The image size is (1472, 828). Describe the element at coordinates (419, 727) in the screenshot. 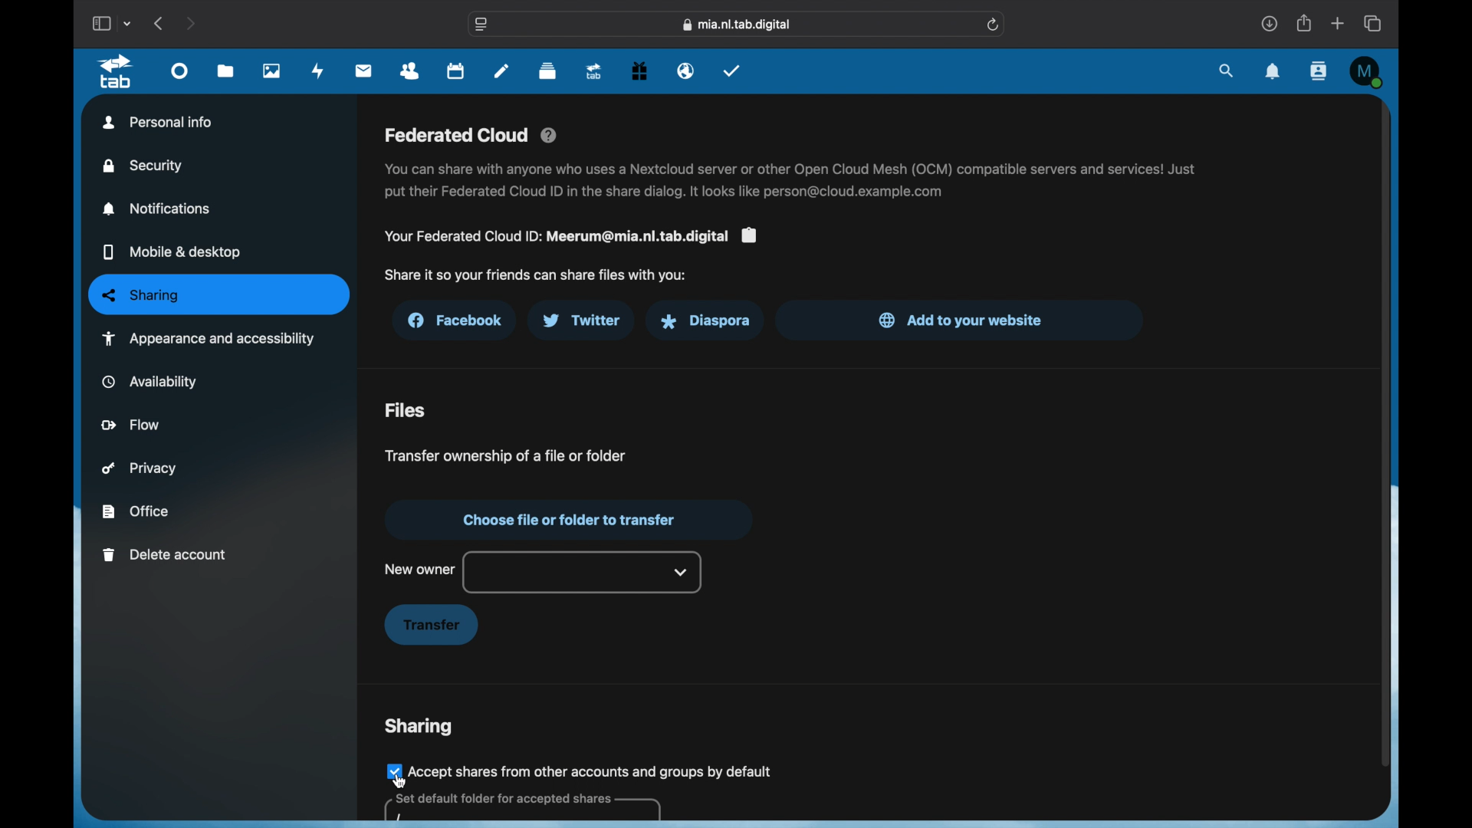

I see `sharing` at that location.